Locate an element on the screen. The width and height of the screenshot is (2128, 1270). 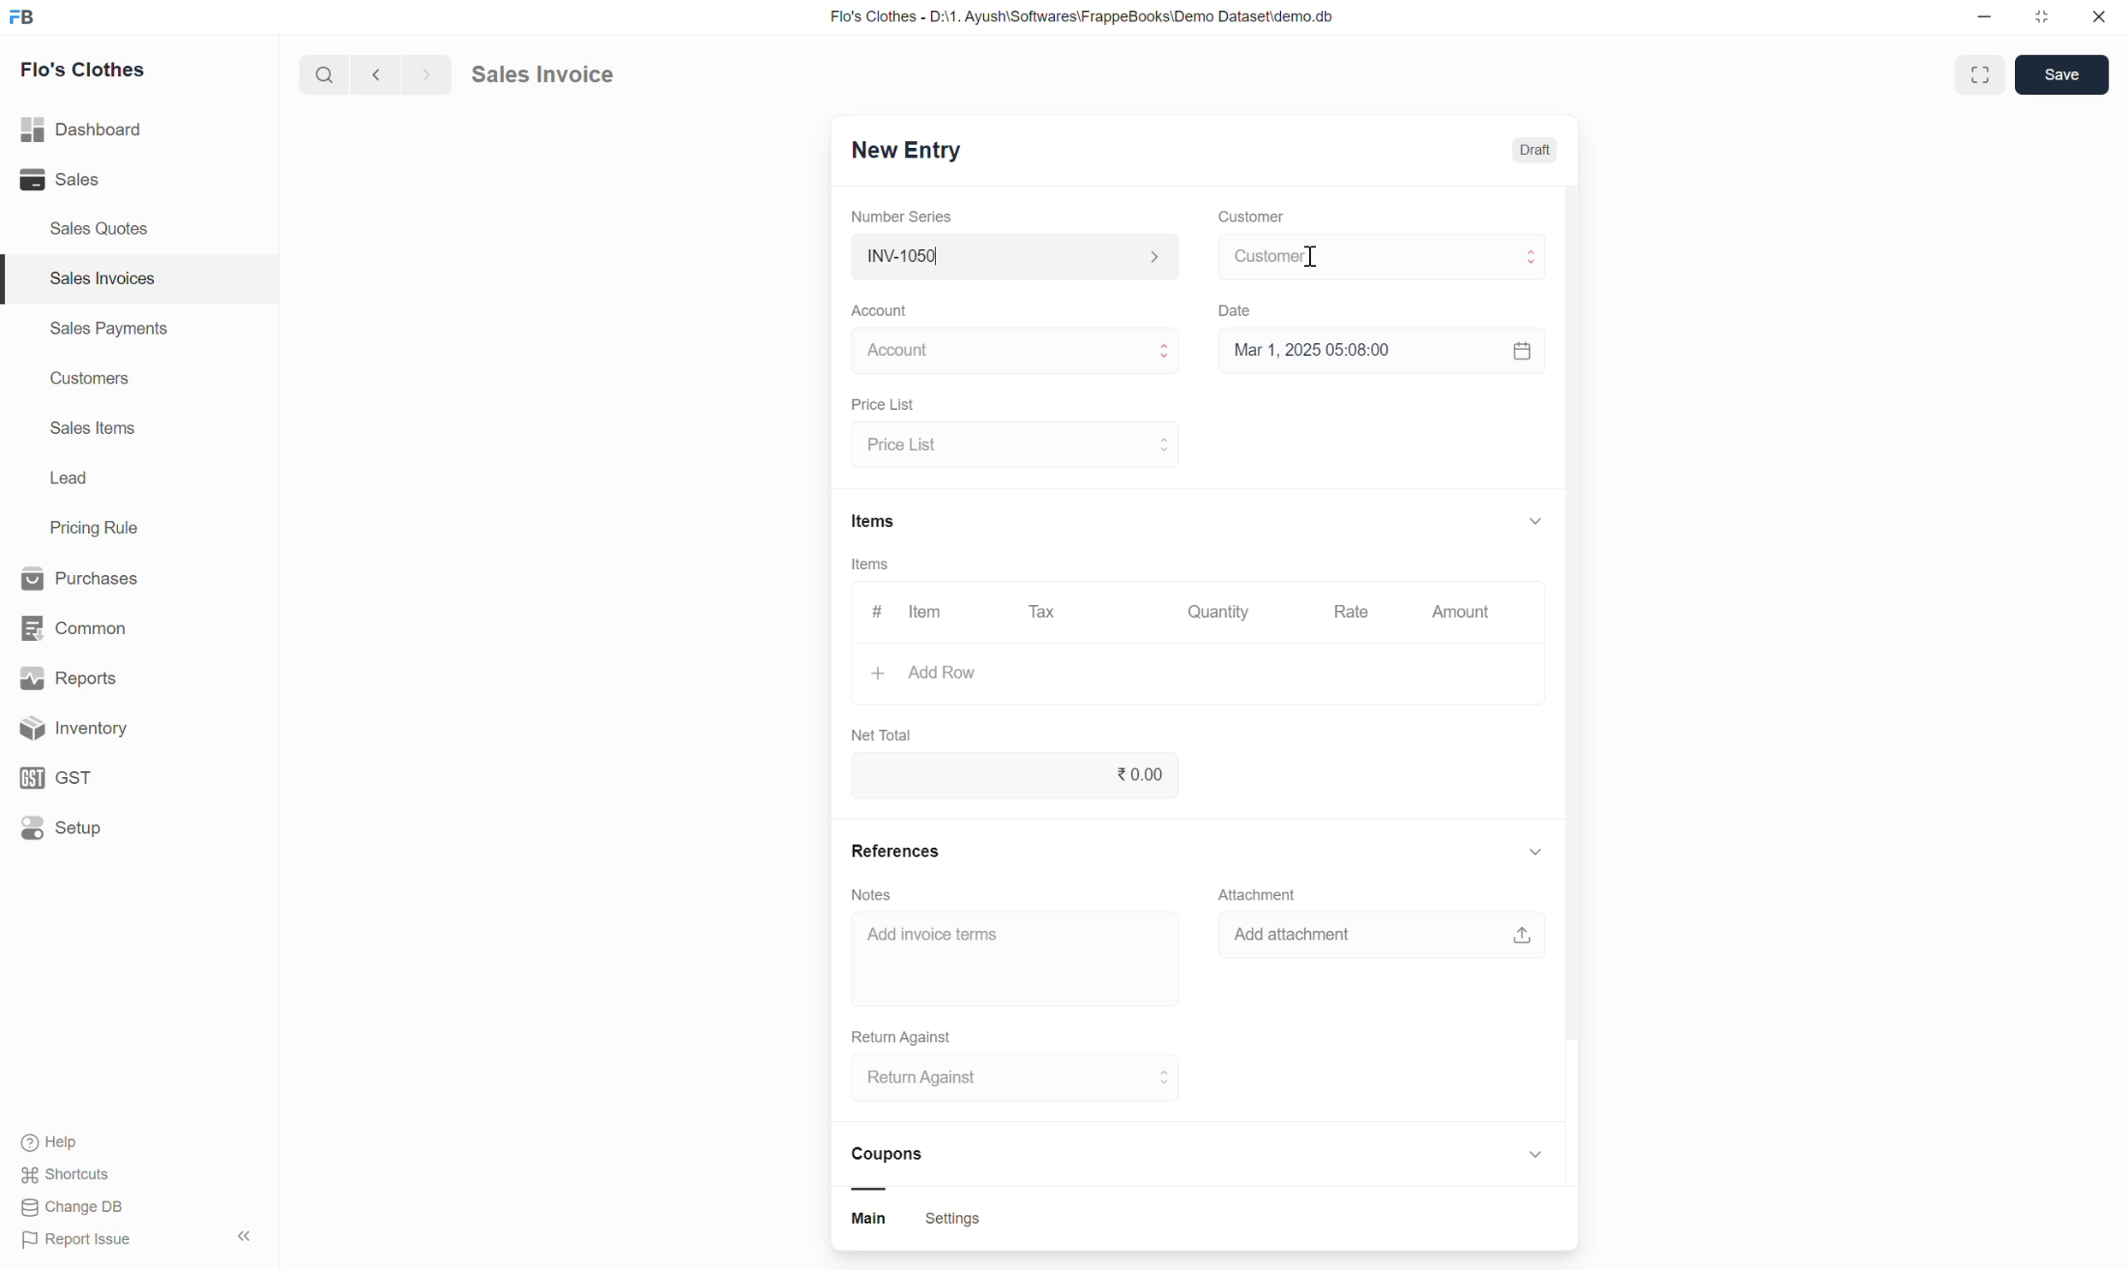
Purchases  is located at coordinates (107, 576).